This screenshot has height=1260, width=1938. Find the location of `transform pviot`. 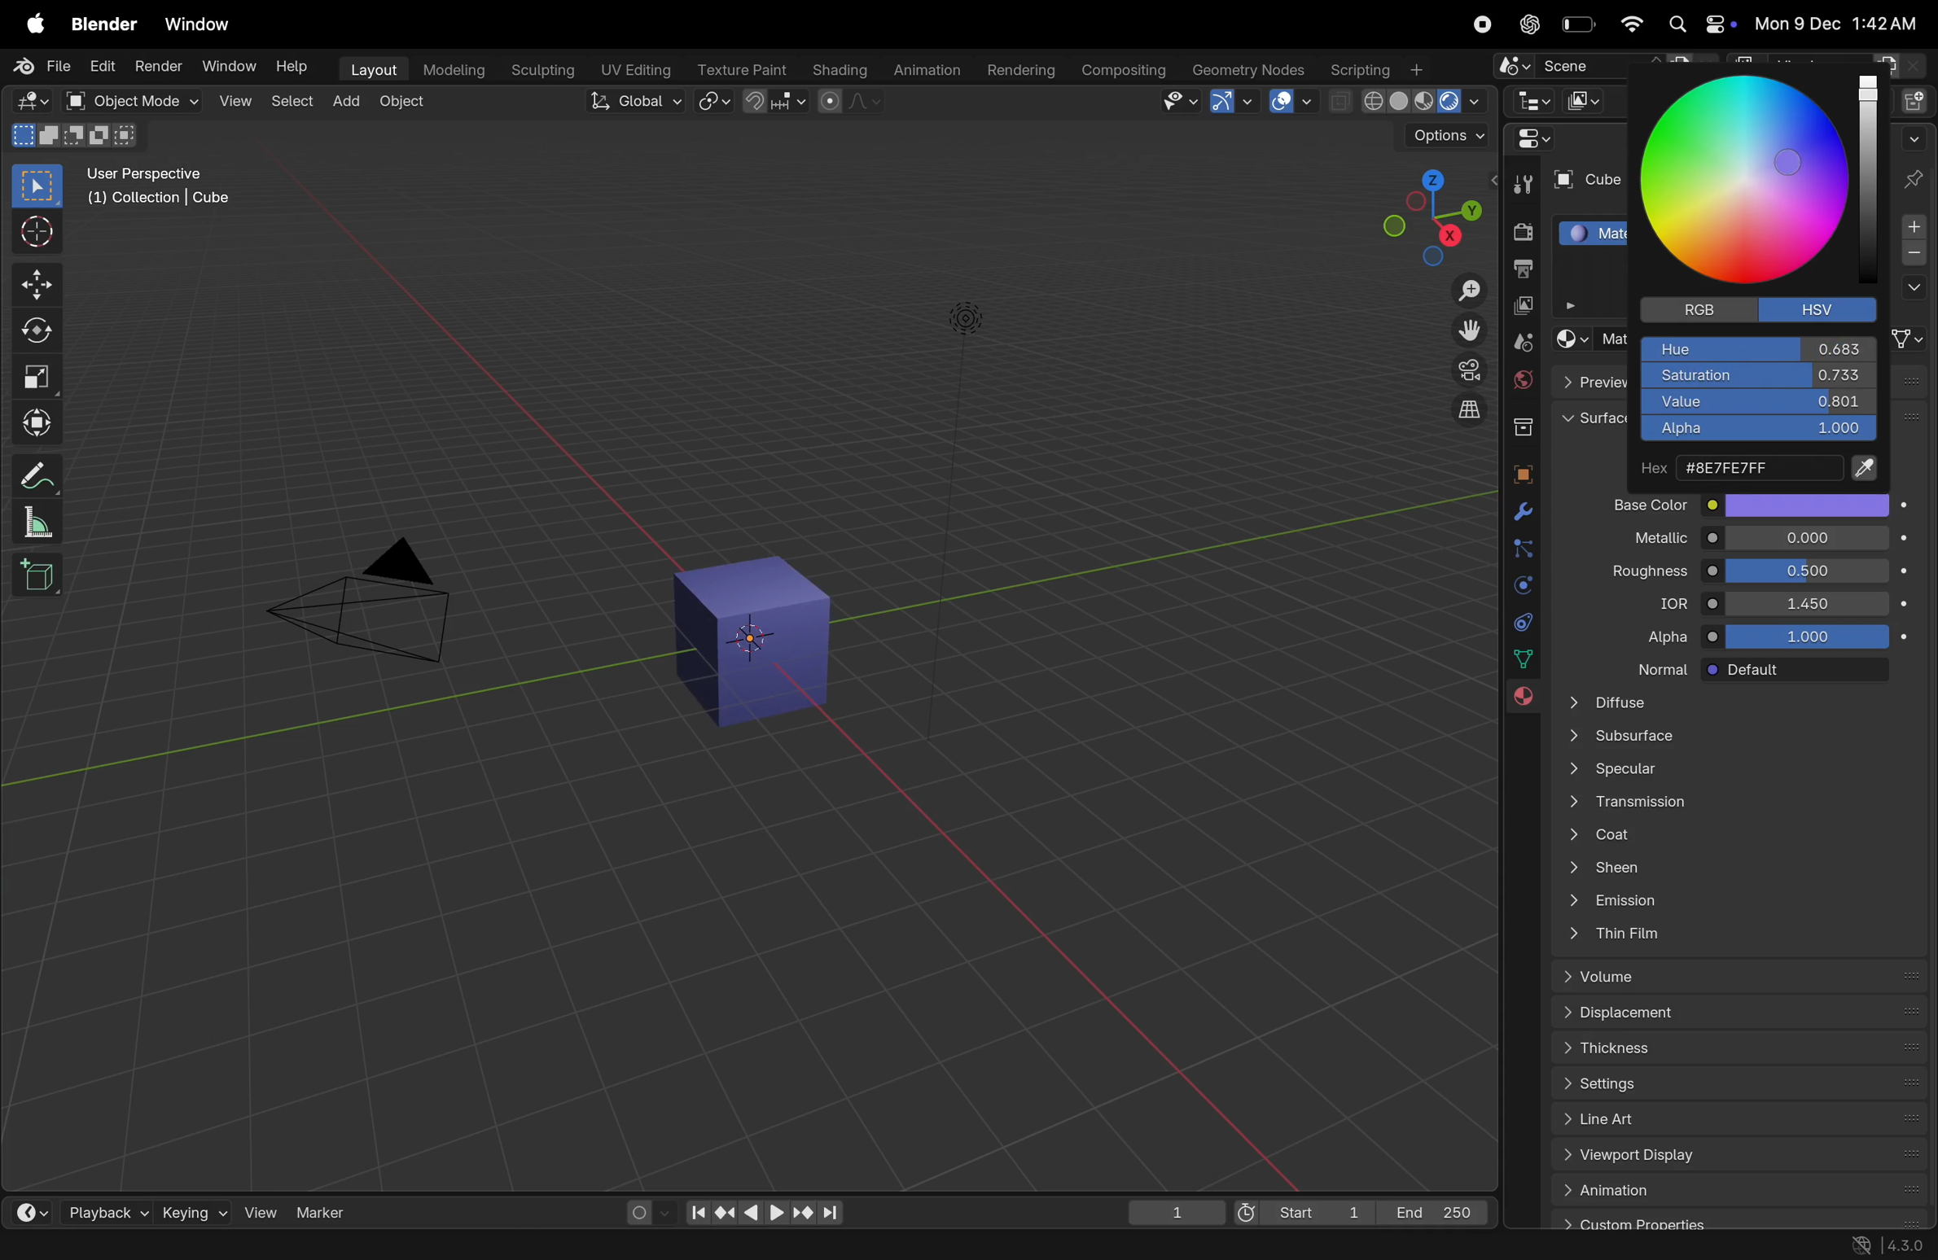

transform pviot is located at coordinates (714, 102).